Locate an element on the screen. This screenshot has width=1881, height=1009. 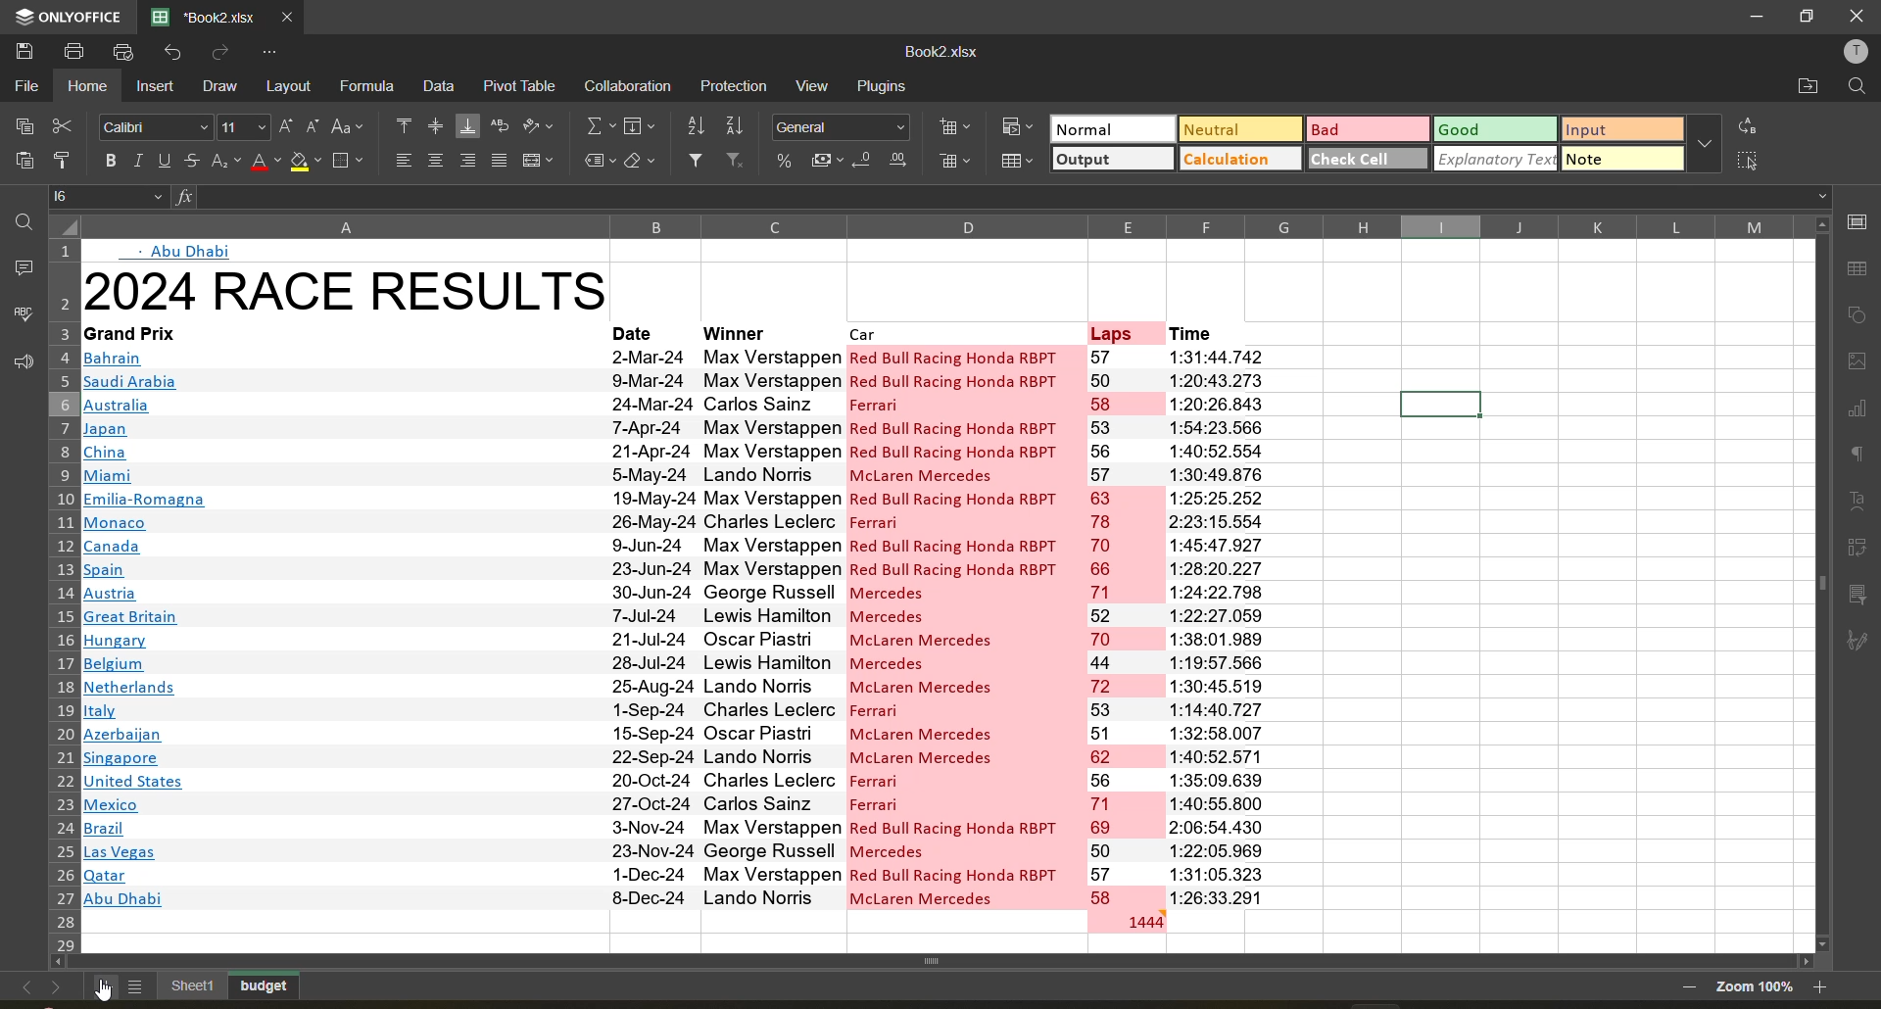
date is located at coordinates (648, 628).